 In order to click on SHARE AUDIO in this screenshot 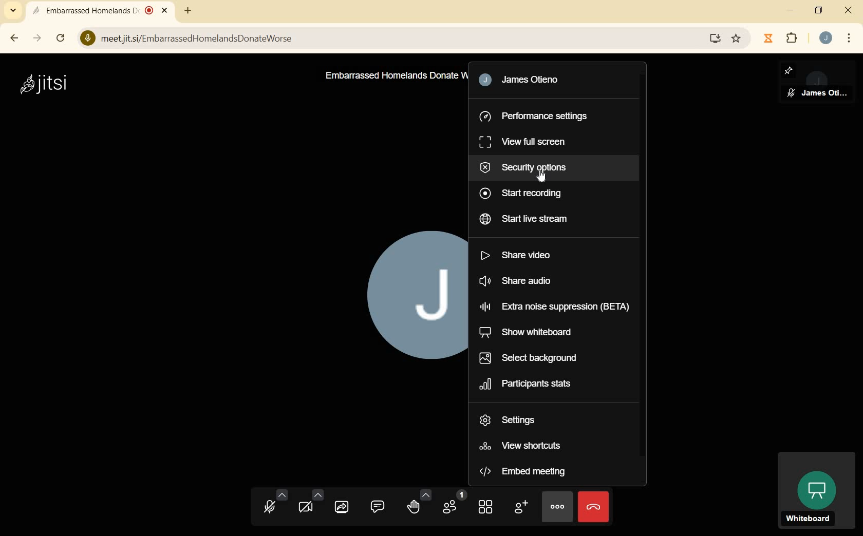, I will do `click(527, 282)`.